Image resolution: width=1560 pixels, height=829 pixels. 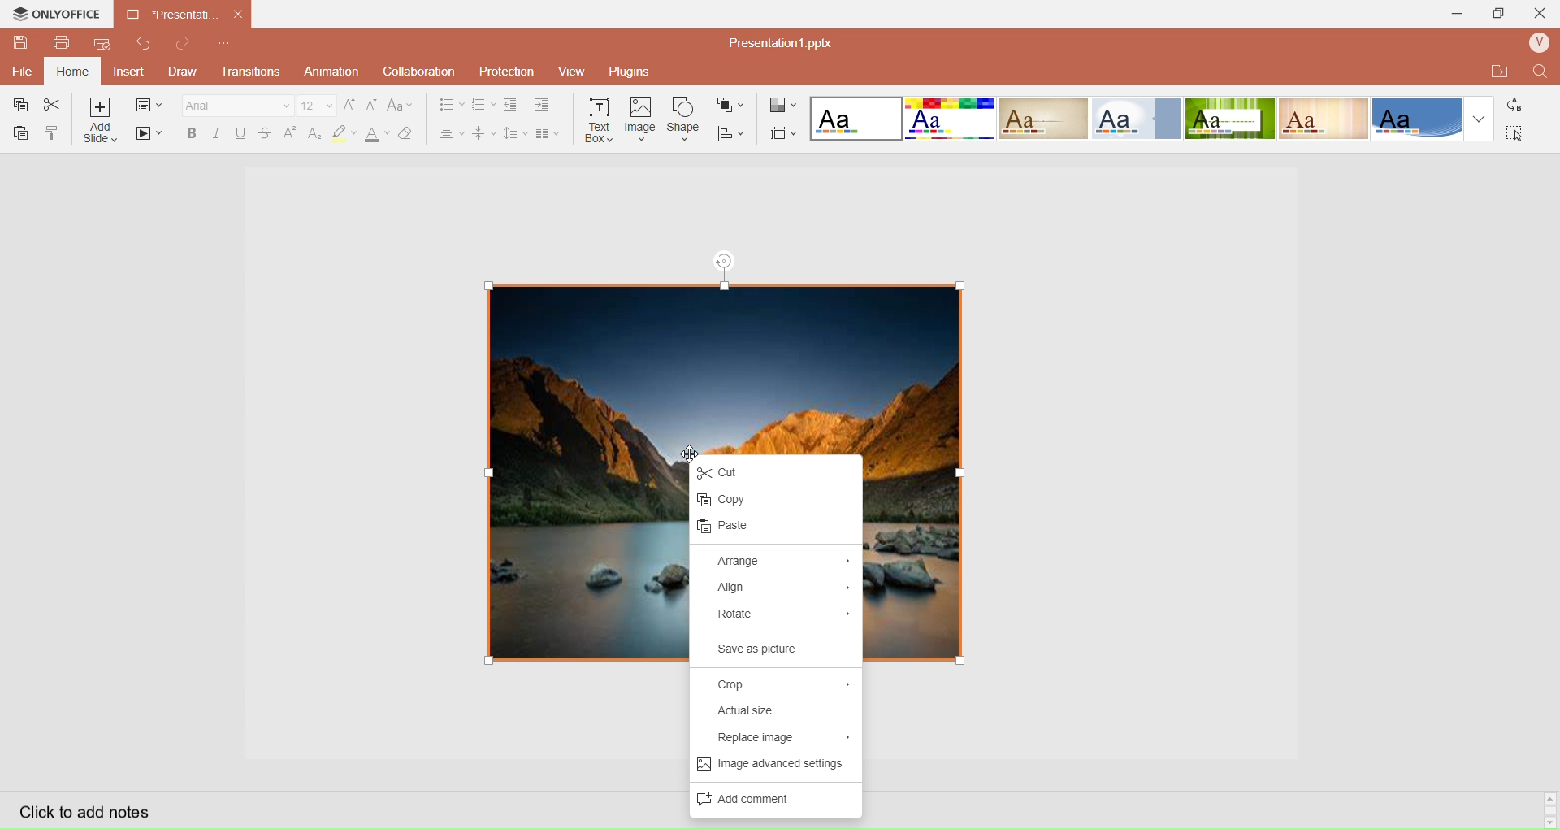 What do you see at coordinates (777, 526) in the screenshot?
I see `paste` at bounding box center [777, 526].